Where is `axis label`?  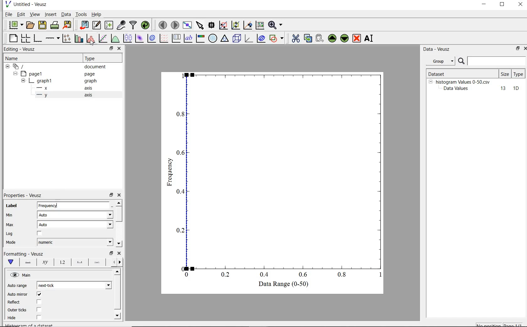 axis label is located at coordinates (45, 262).